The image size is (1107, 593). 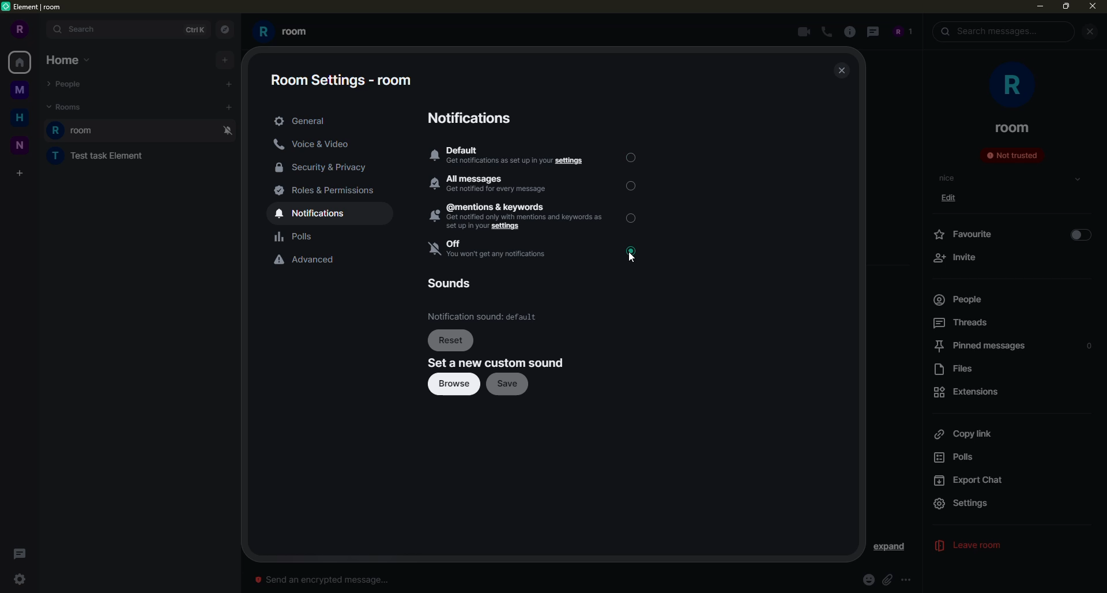 What do you see at coordinates (635, 254) in the screenshot?
I see `do not disturb selected` at bounding box center [635, 254].